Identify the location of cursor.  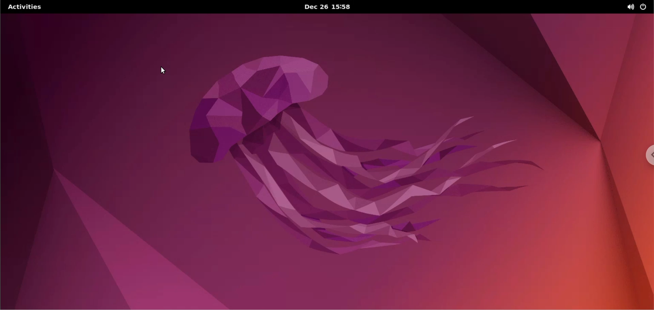
(165, 70).